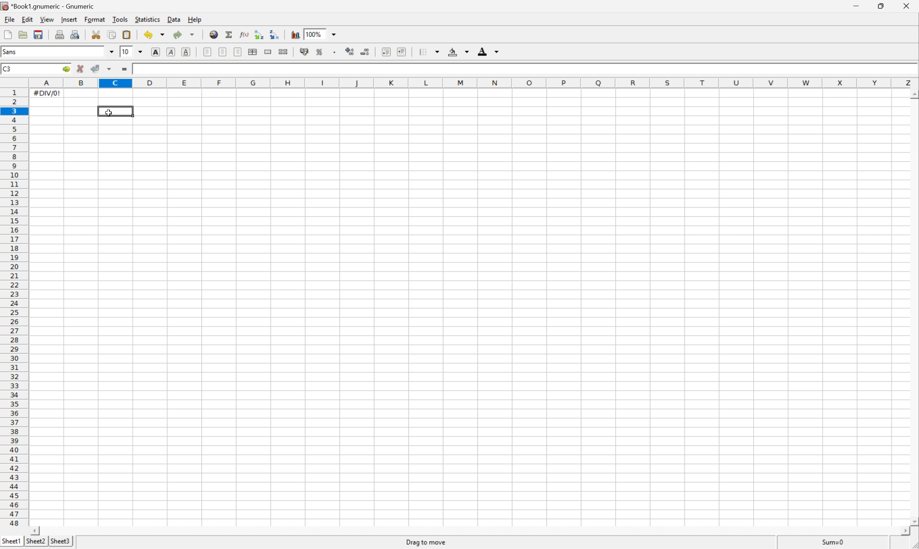 The width and height of the screenshot is (919, 549). Describe the element at coordinates (214, 34) in the screenshot. I see `Insert a hyperlink` at that location.